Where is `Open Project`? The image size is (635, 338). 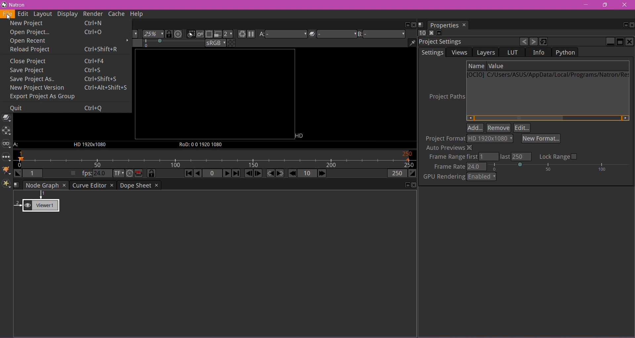 Open Project is located at coordinates (63, 31).